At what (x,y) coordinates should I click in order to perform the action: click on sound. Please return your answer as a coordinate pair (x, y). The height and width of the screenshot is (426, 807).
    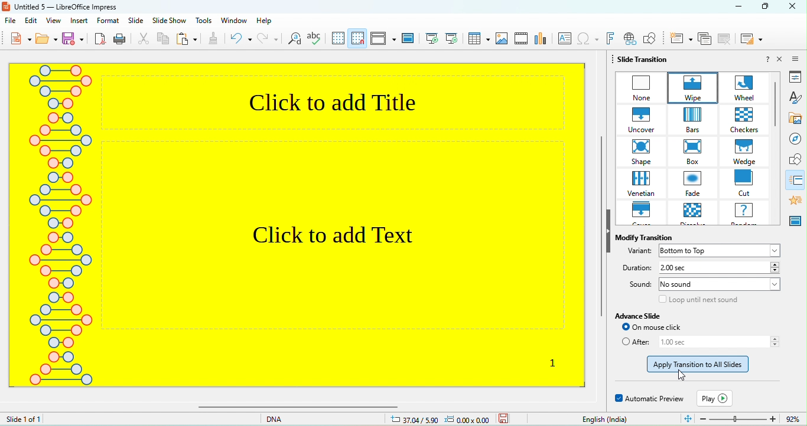
    Looking at the image, I should click on (638, 286).